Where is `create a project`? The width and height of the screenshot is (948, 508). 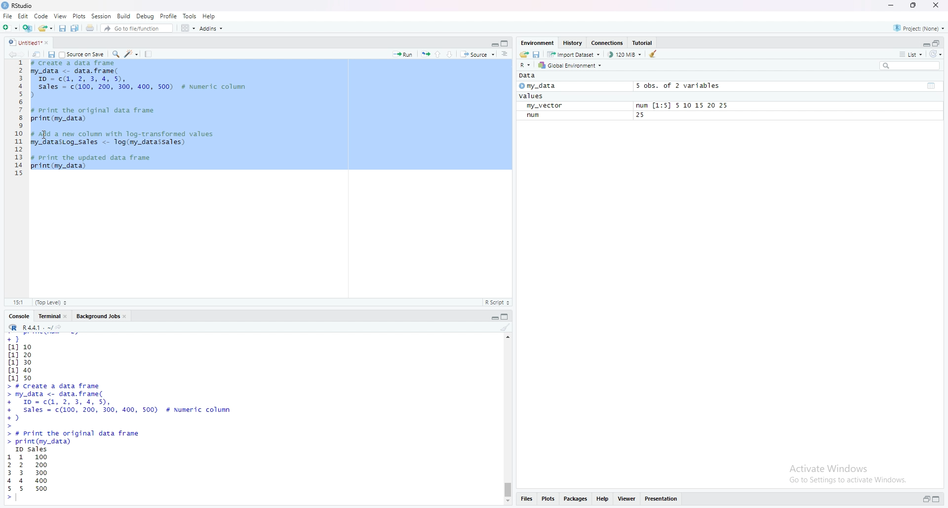 create a project is located at coordinates (28, 28).